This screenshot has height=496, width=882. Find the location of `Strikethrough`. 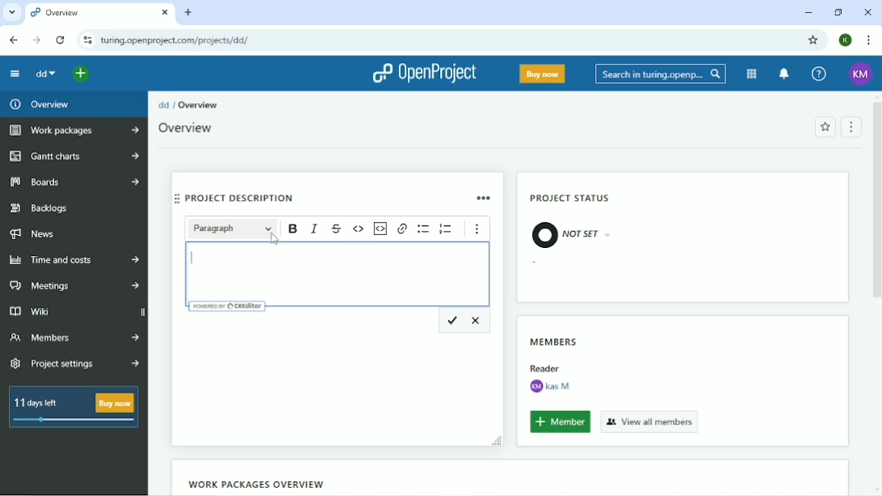

Strikethrough is located at coordinates (337, 229).